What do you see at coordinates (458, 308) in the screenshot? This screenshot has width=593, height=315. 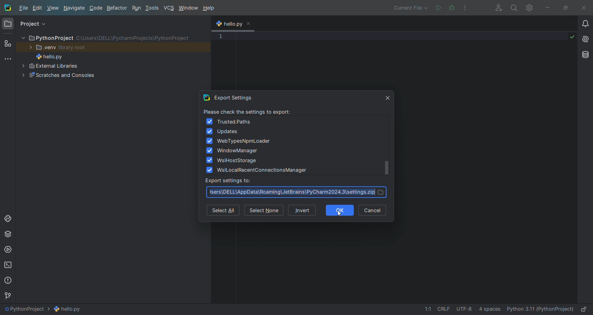 I see `file data` at bounding box center [458, 308].